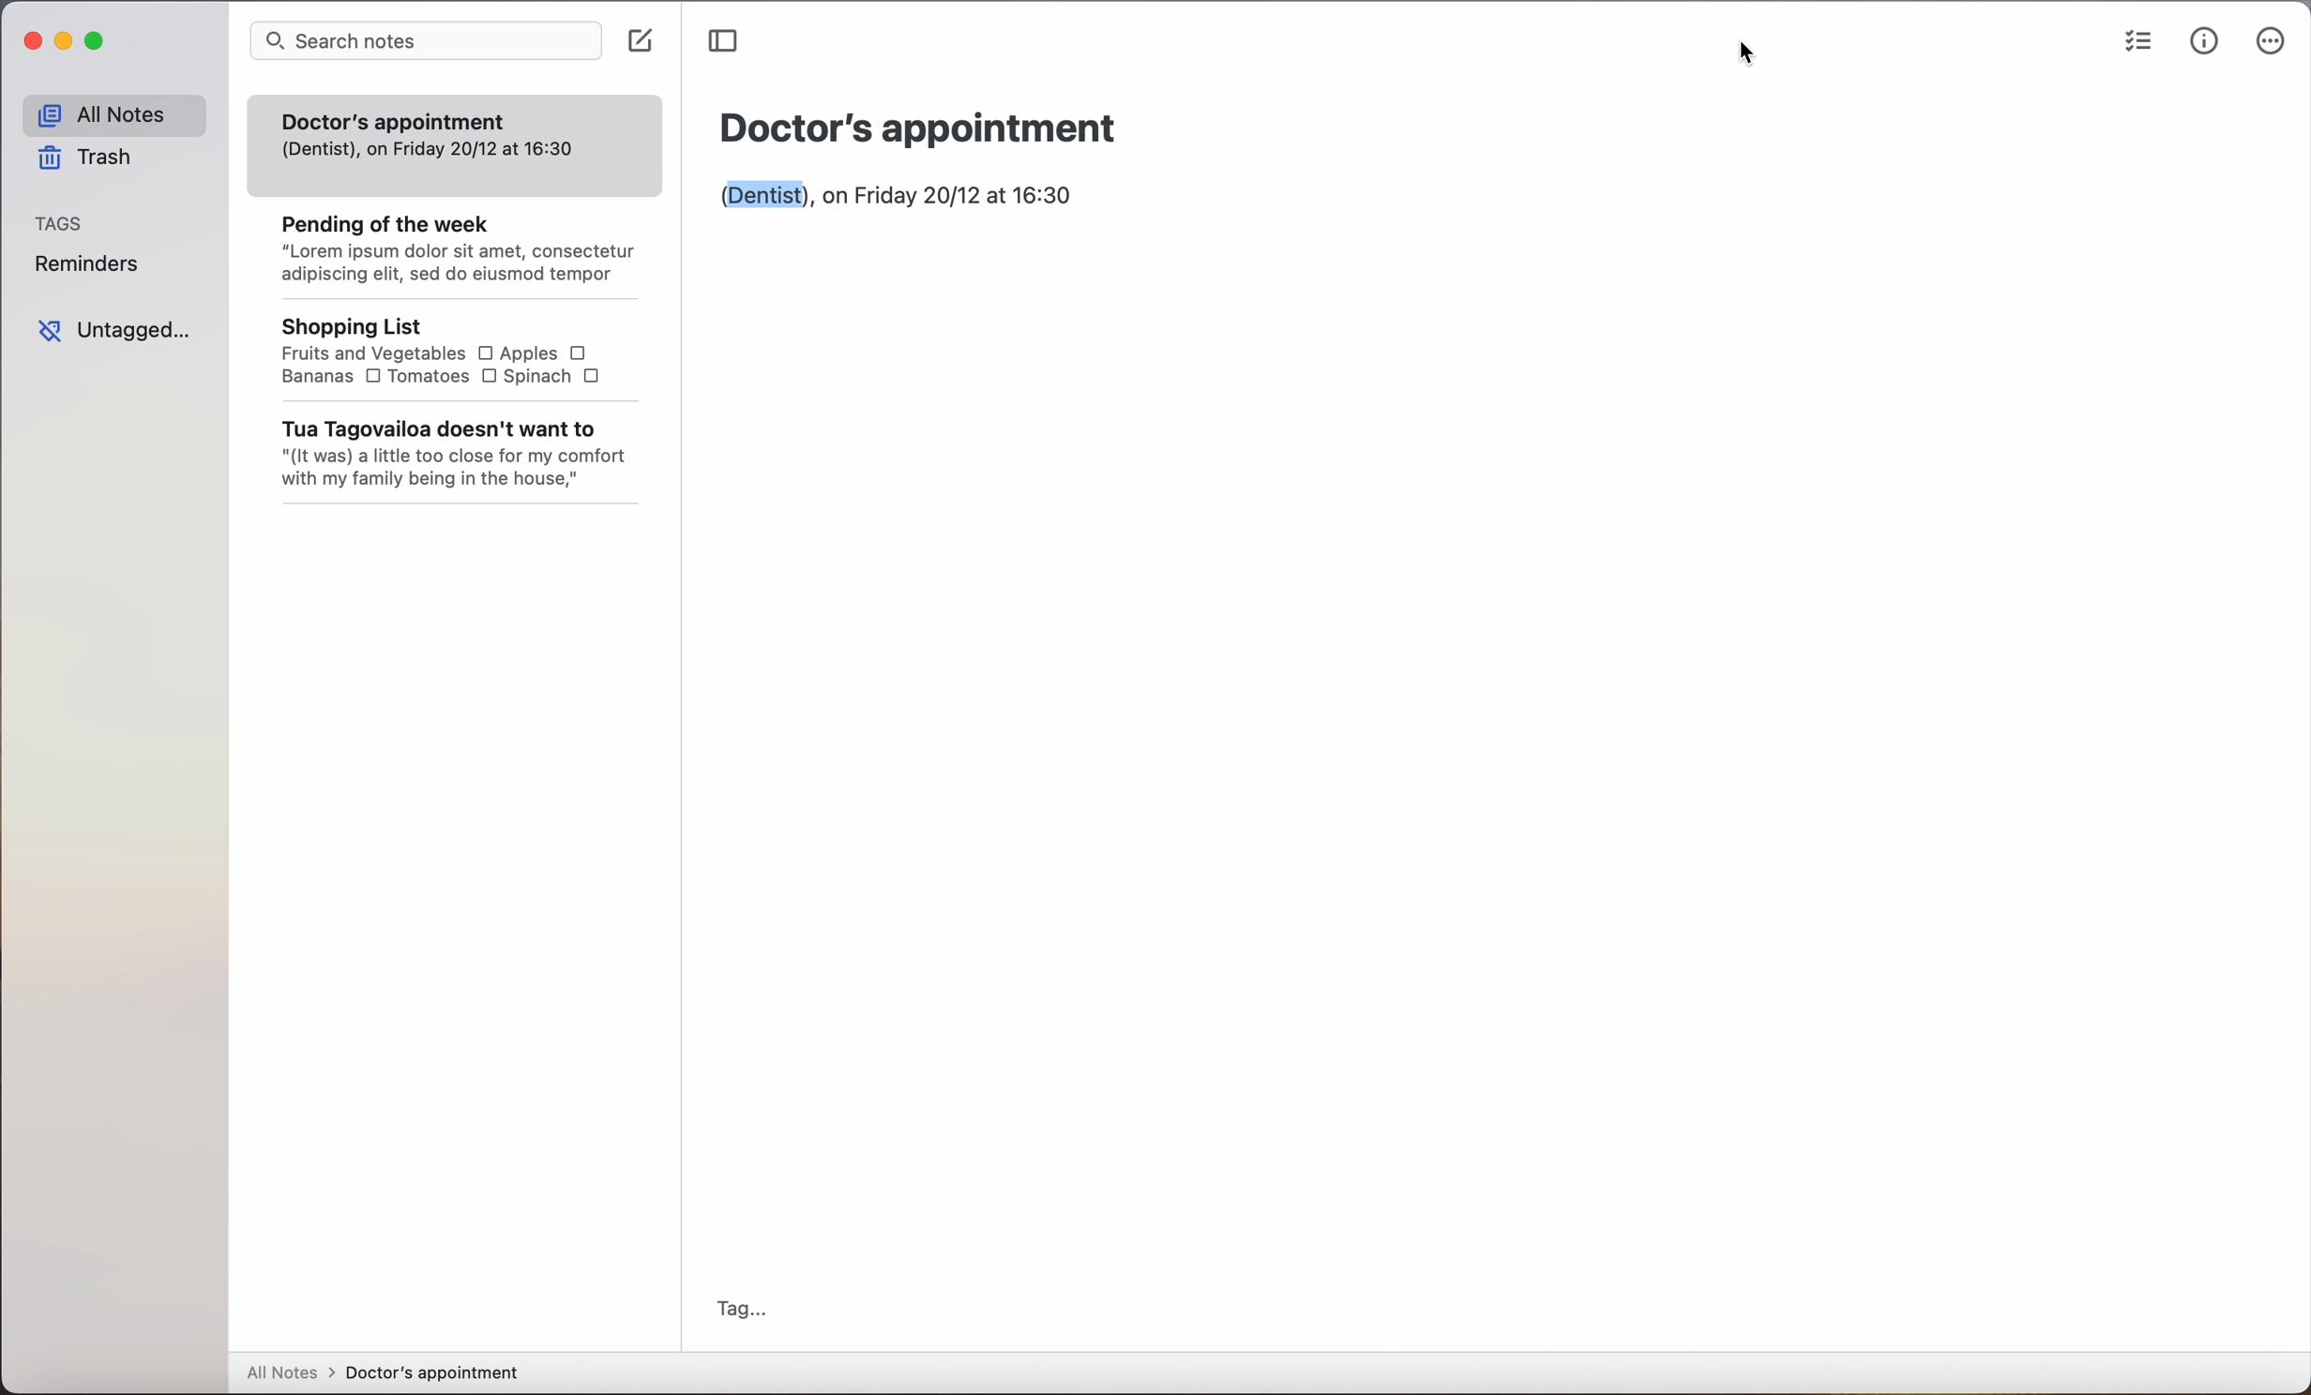 This screenshot has height=1395, width=2311. I want to click on tag, so click(741, 1306).